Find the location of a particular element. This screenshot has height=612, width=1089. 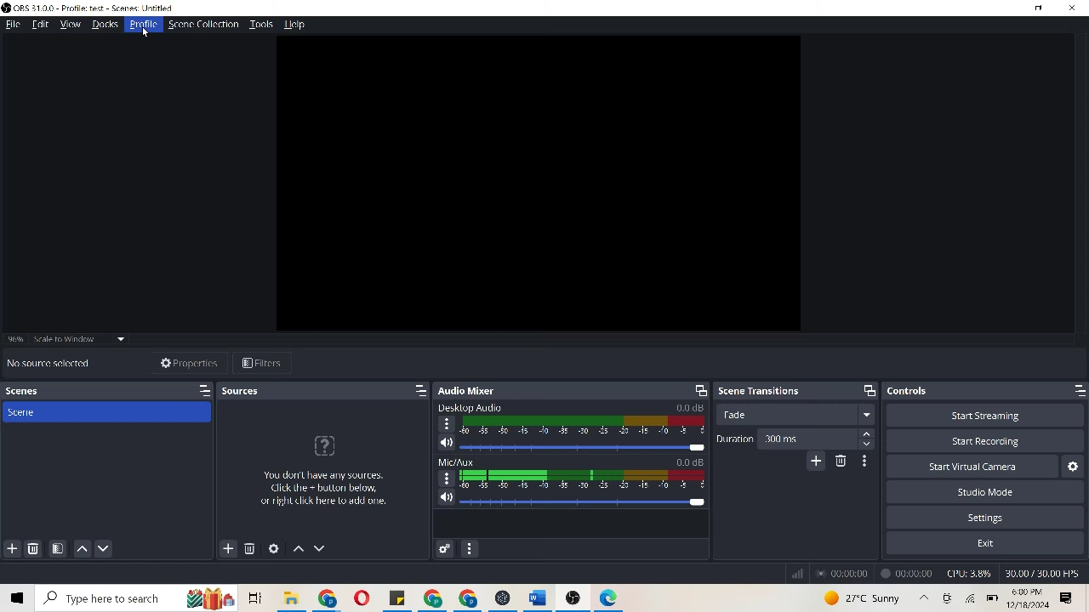

options is located at coordinates (446, 423).